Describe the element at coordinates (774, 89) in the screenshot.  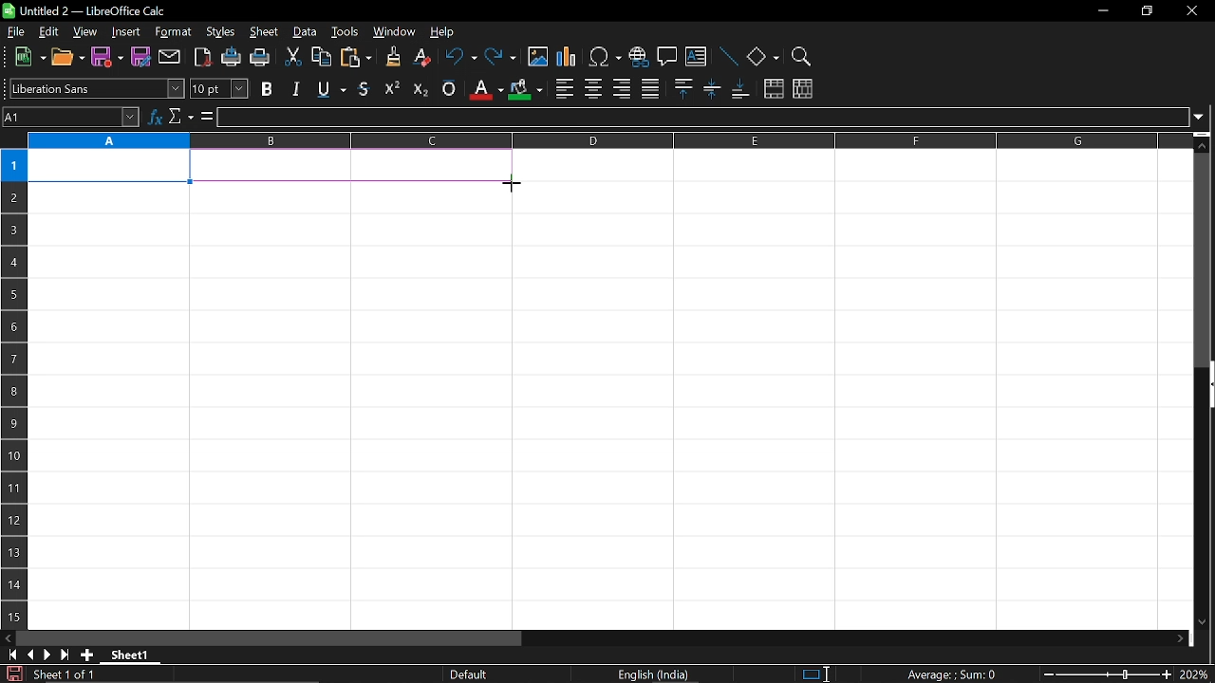
I see `merge cells` at that location.